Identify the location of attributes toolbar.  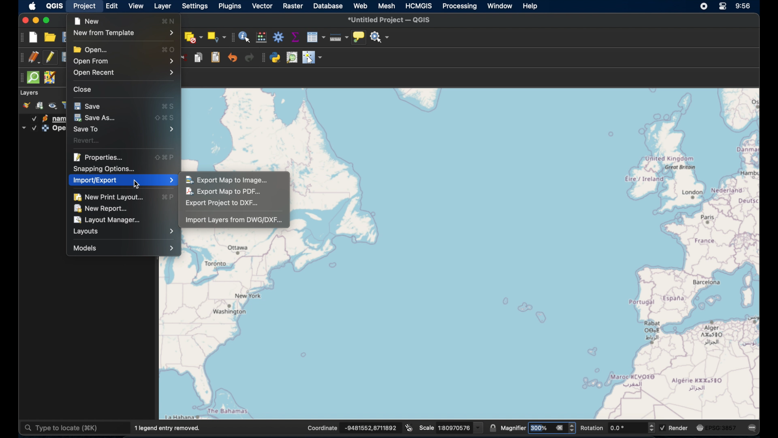
(232, 37).